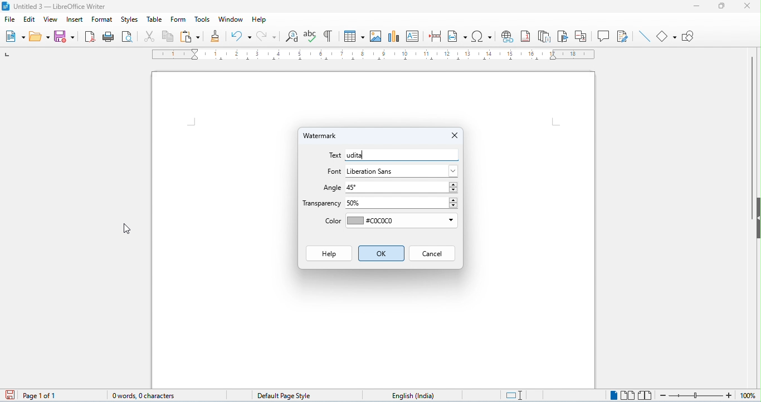 This screenshot has height=402, width=761. I want to click on window, so click(232, 19).